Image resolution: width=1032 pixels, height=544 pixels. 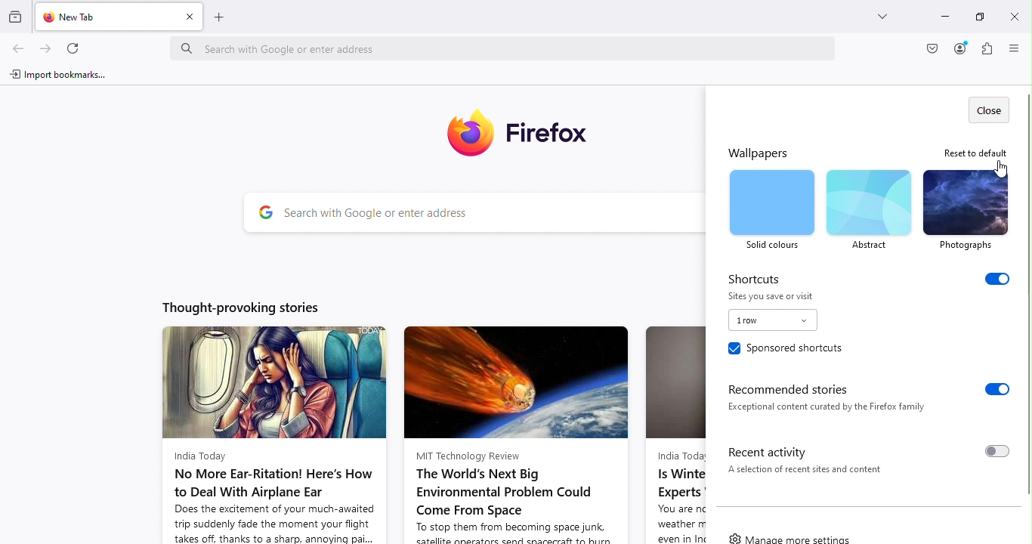 What do you see at coordinates (777, 295) in the screenshot?
I see `sites` at bounding box center [777, 295].